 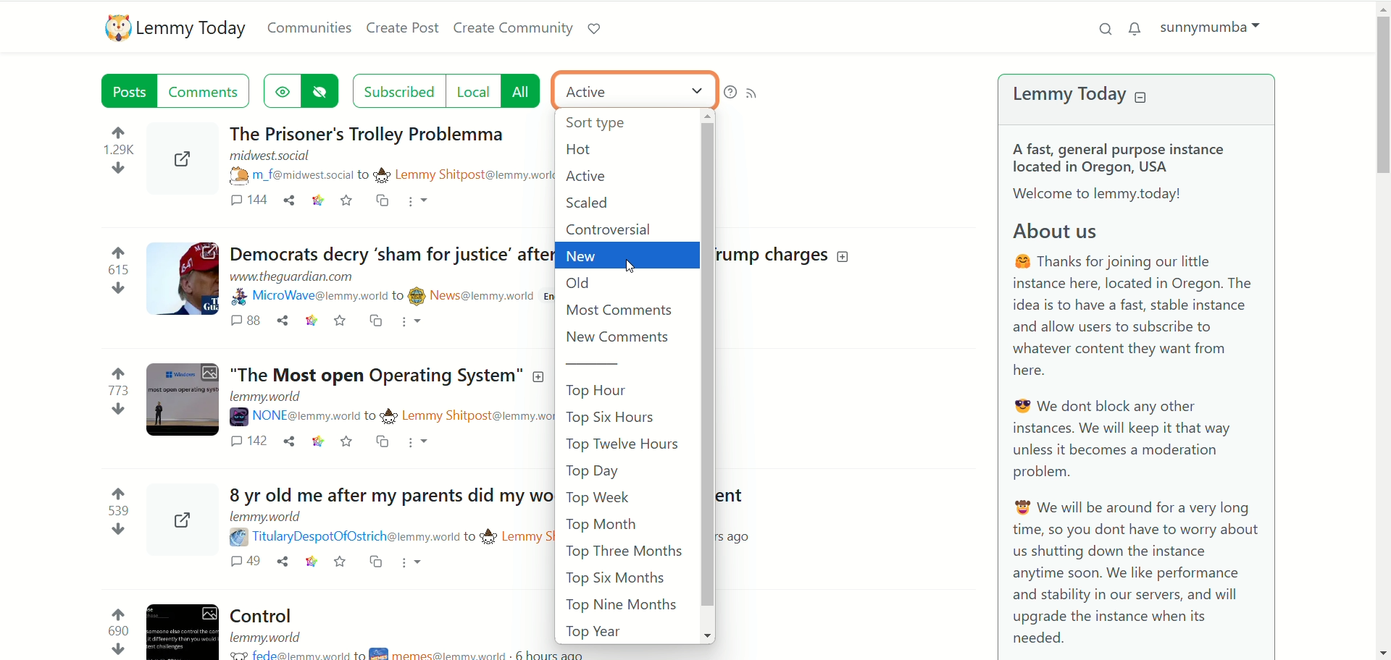 I want to click on scaled, so click(x=593, y=203).